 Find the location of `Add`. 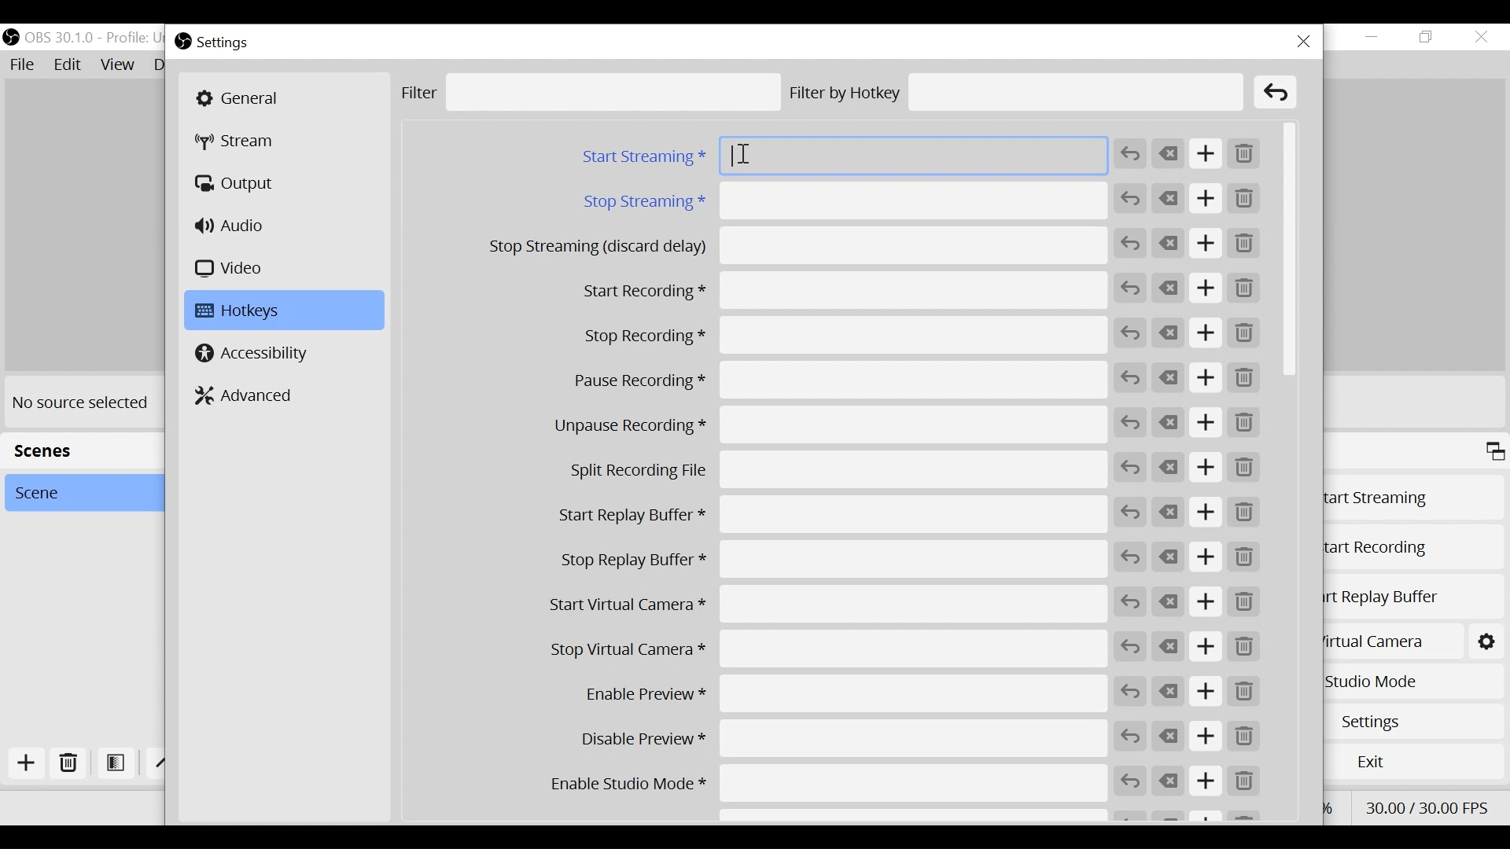

Add is located at coordinates (1207, 200).